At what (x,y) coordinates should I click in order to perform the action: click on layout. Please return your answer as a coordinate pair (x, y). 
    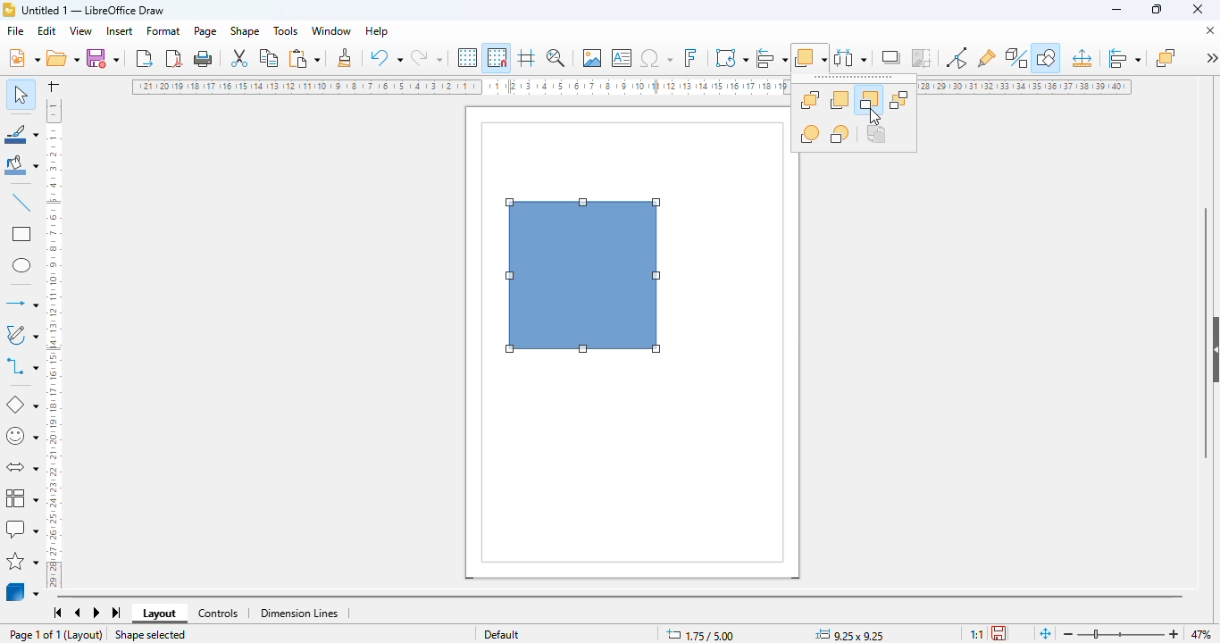
    Looking at the image, I should click on (160, 614).